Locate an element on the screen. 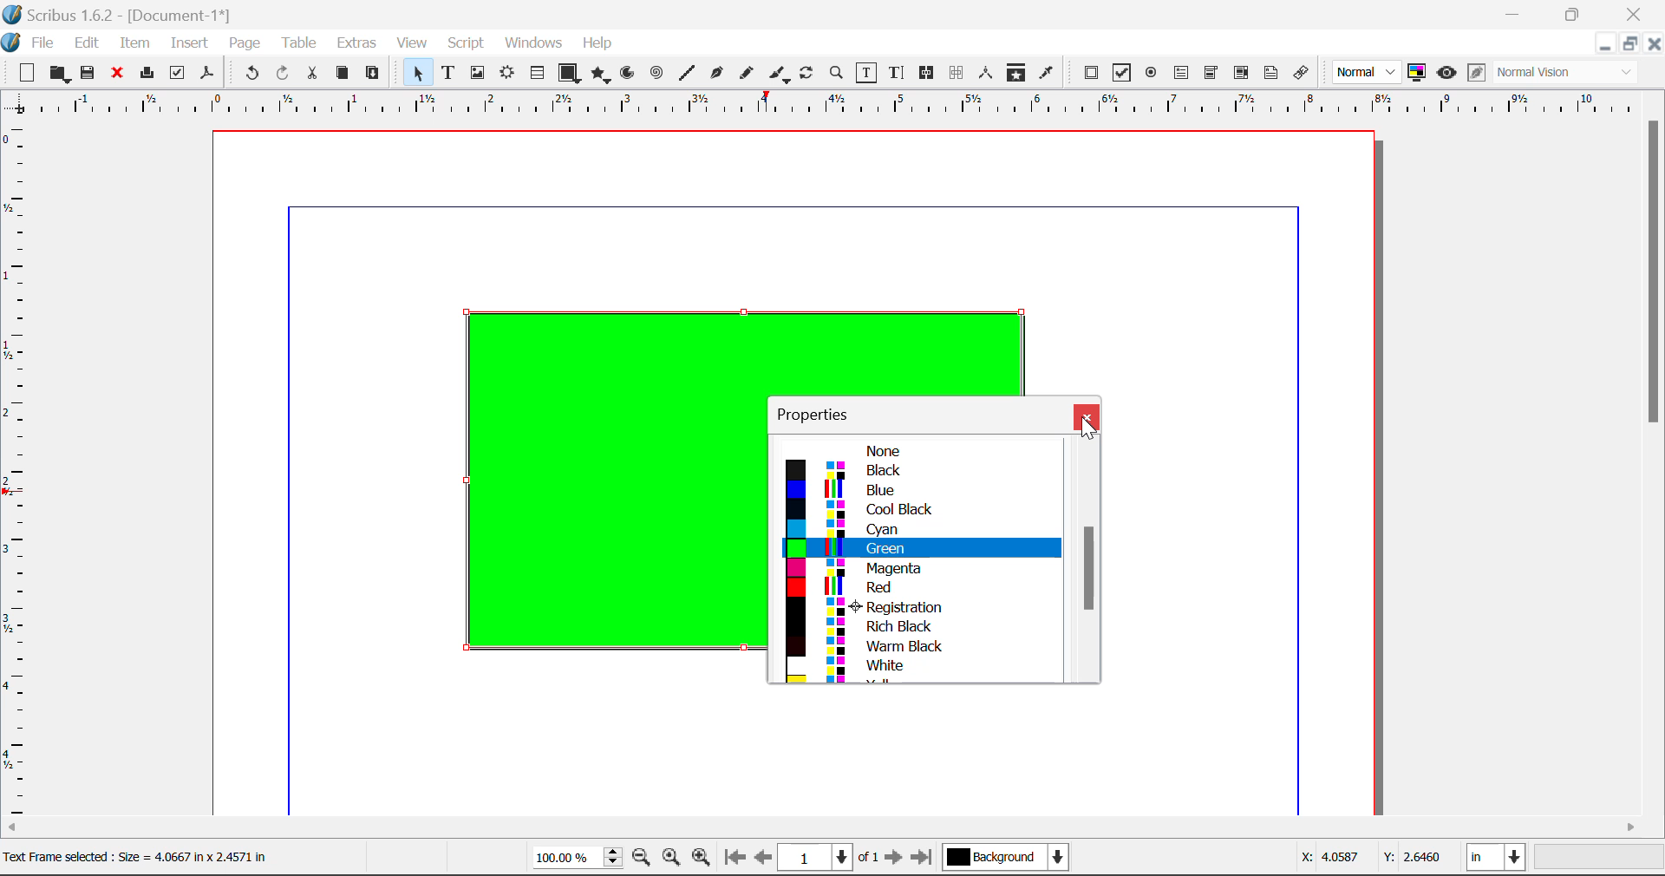 The image size is (1665, 876). Display Visual Appearance is located at coordinates (1572, 73).